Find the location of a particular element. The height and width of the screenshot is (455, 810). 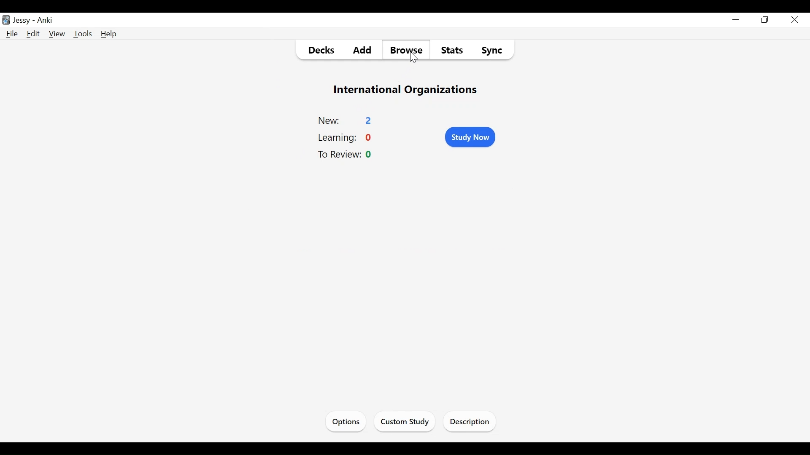

Deck Name is located at coordinates (406, 91).